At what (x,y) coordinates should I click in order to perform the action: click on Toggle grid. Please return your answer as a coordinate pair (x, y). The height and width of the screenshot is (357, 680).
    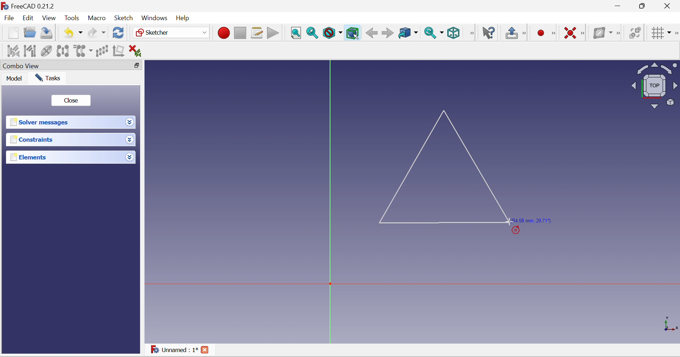
    Looking at the image, I should click on (661, 33).